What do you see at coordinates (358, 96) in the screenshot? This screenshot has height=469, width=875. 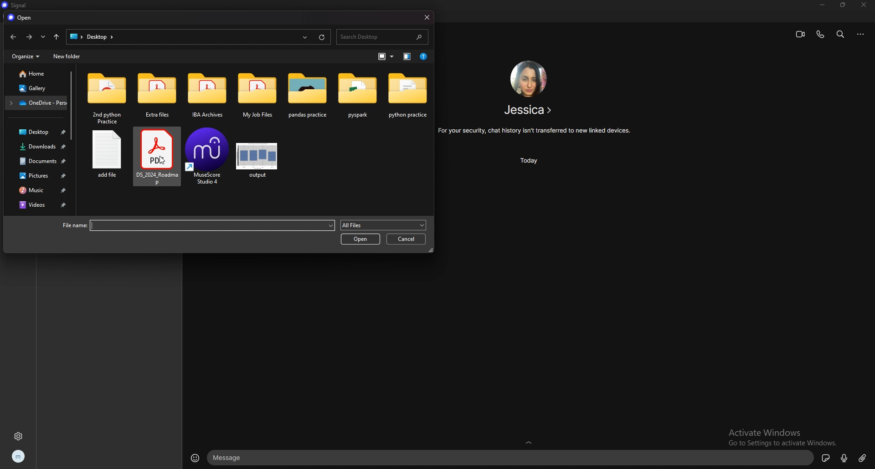 I see `folder` at bounding box center [358, 96].